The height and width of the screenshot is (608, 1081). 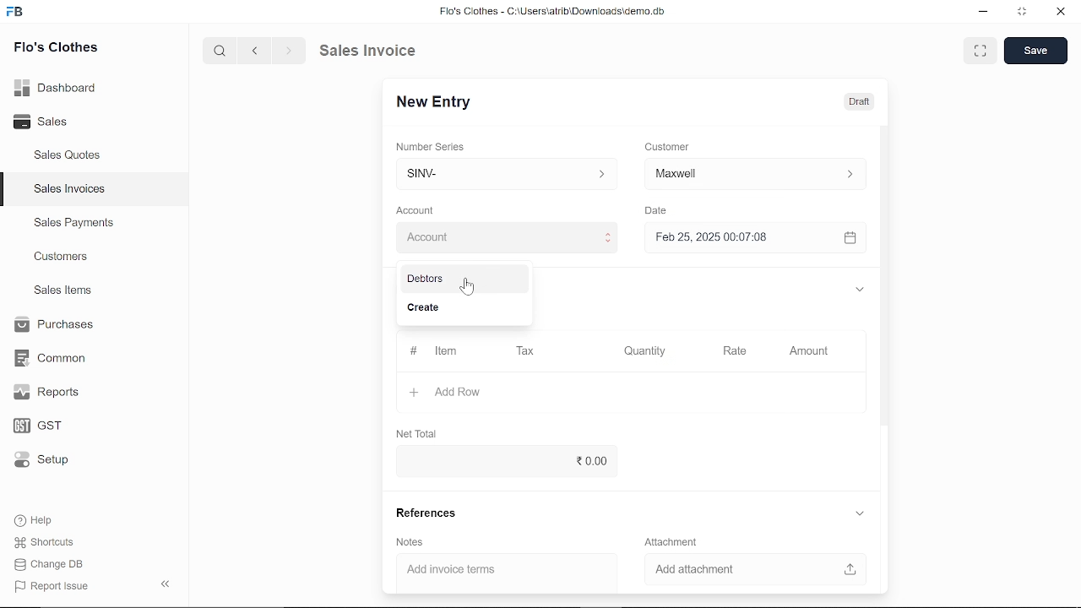 What do you see at coordinates (740, 238) in the screenshot?
I see `H Feb 25, 2025 00:07:08 ` at bounding box center [740, 238].